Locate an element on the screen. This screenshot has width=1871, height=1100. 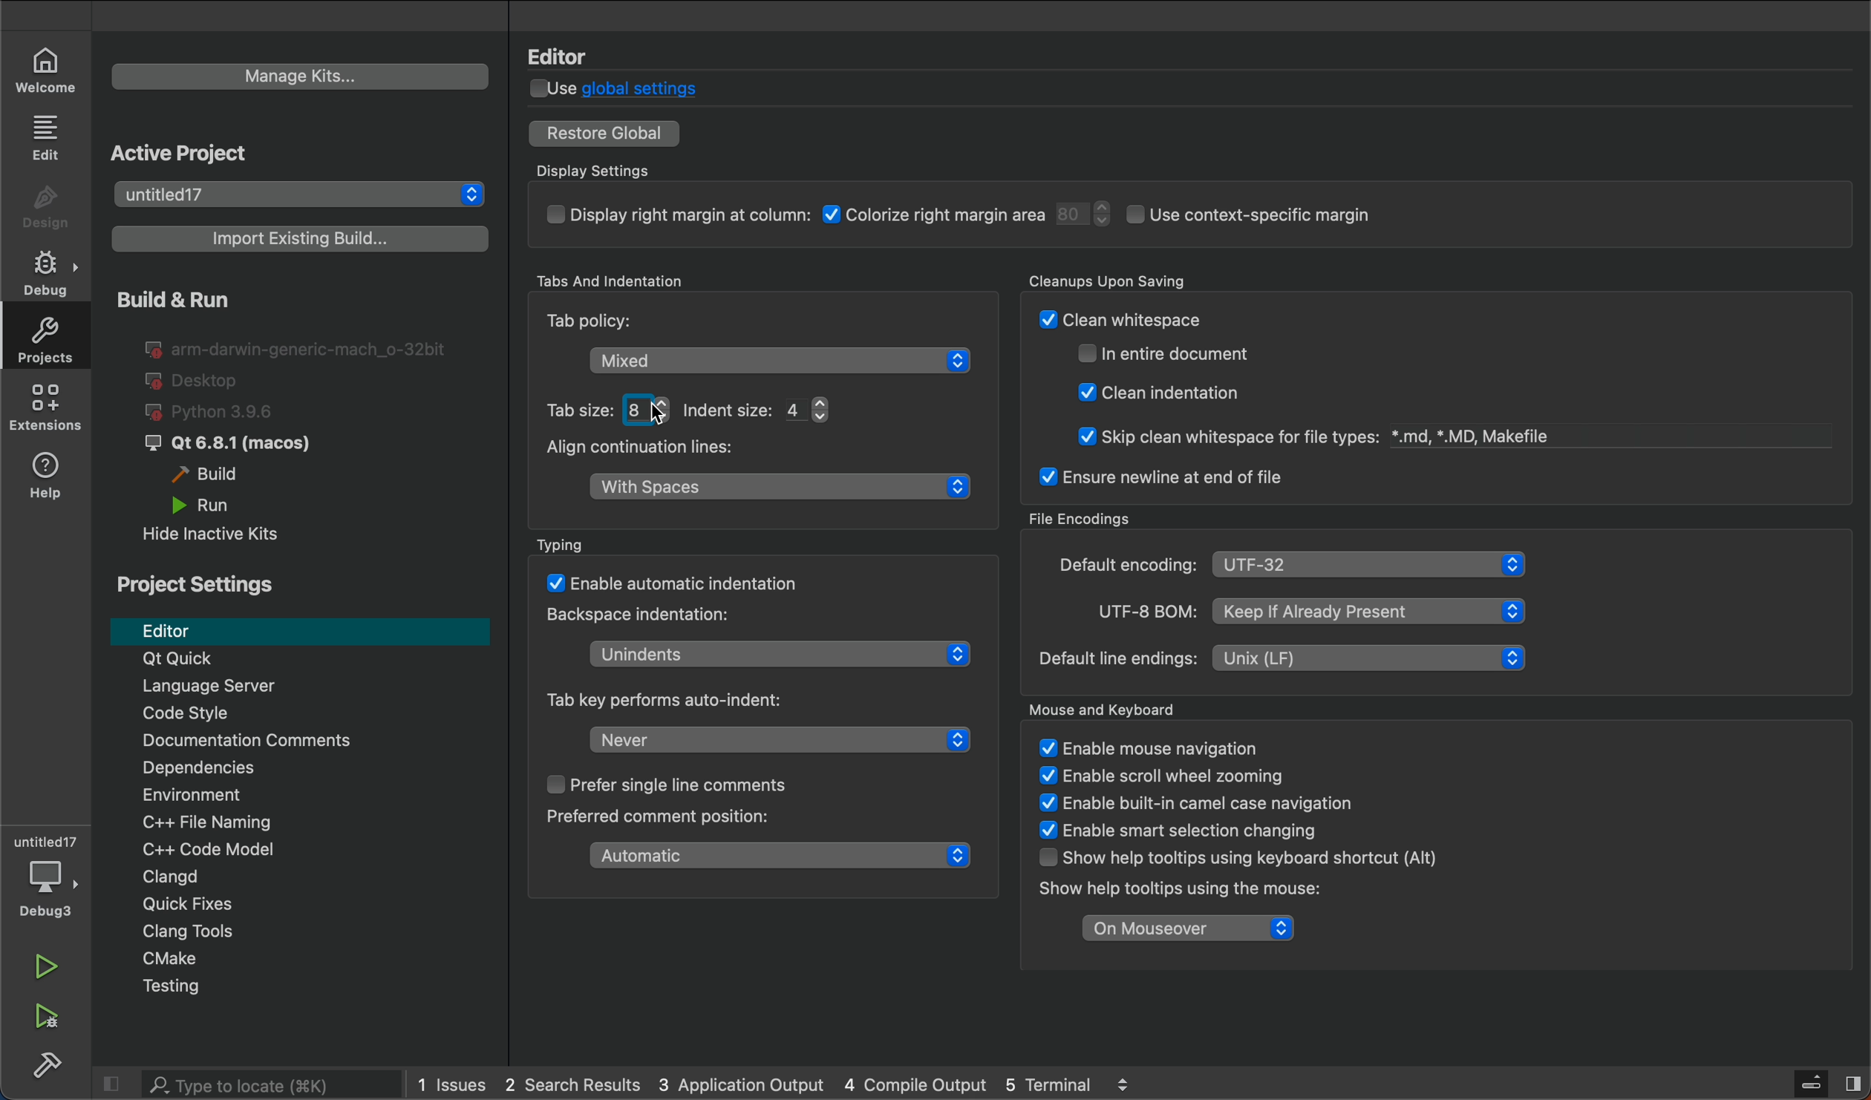
python  is located at coordinates (226, 410).